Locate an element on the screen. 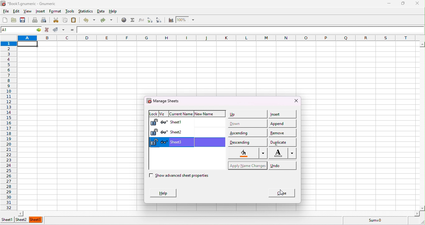 This screenshot has width=425, height=225. data is located at coordinates (101, 10).